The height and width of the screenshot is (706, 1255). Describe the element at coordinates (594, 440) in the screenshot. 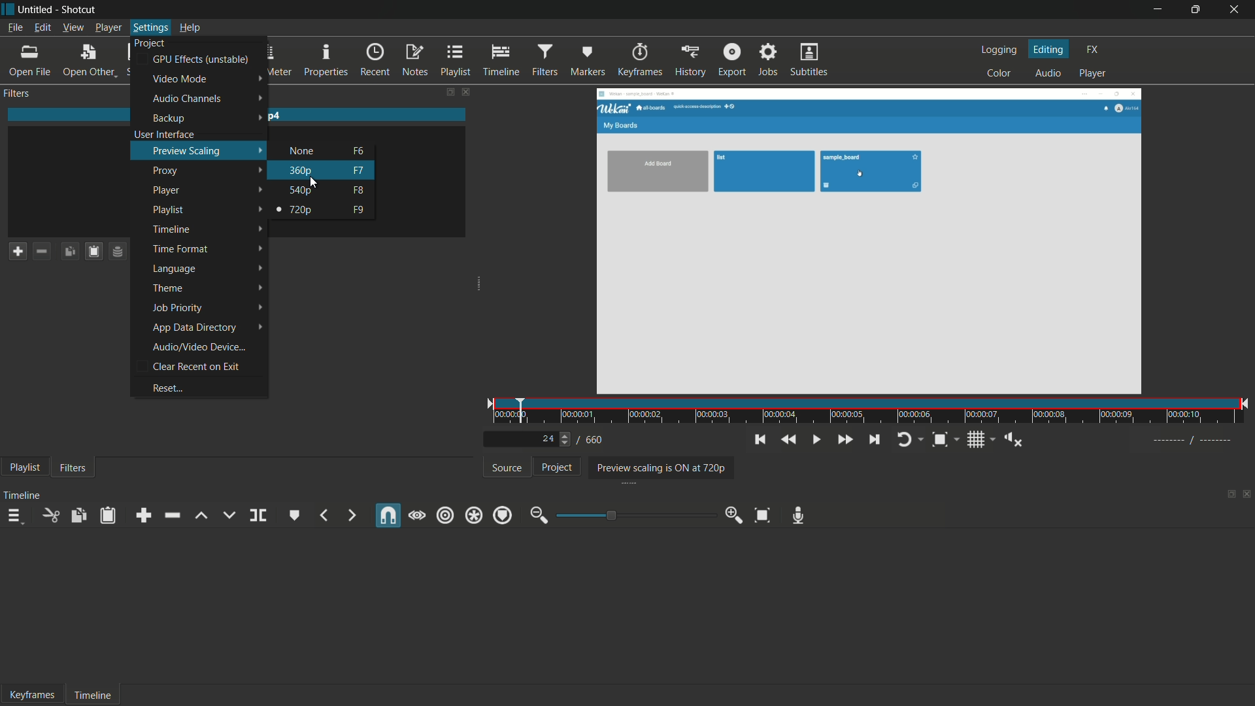

I see `total frames` at that location.